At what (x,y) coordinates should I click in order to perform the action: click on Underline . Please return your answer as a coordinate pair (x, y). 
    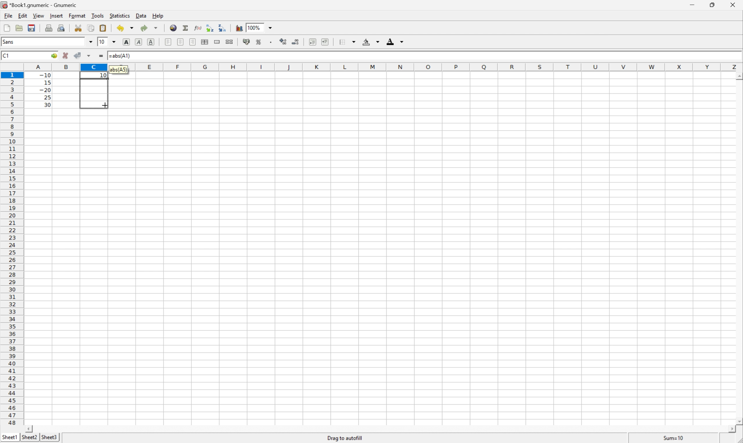
    Looking at the image, I should click on (138, 42).